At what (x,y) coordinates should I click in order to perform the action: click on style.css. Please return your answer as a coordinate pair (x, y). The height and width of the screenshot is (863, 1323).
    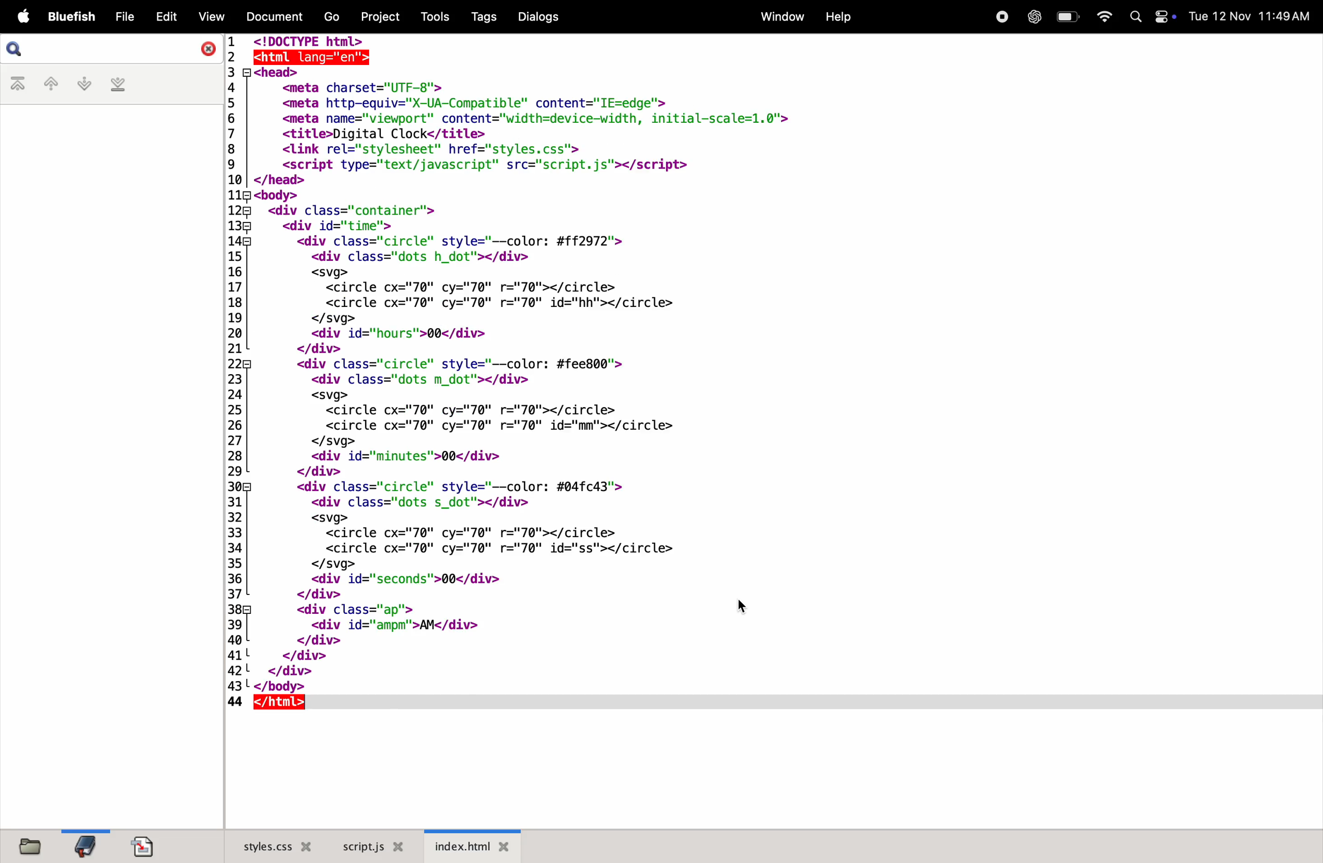
    Looking at the image, I should click on (271, 845).